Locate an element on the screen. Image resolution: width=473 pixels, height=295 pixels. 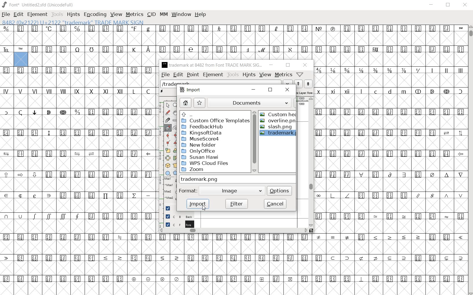
FILE is located at coordinates (6, 14).